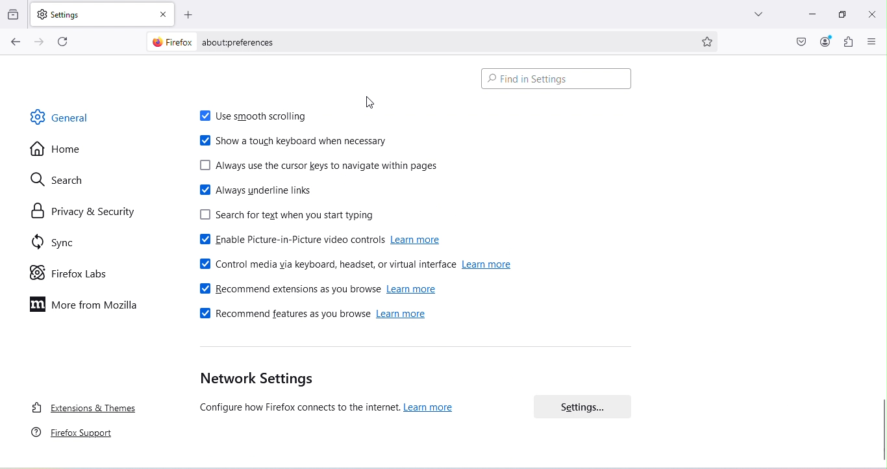 This screenshot has height=469, width=887. I want to click on Account, so click(825, 42).